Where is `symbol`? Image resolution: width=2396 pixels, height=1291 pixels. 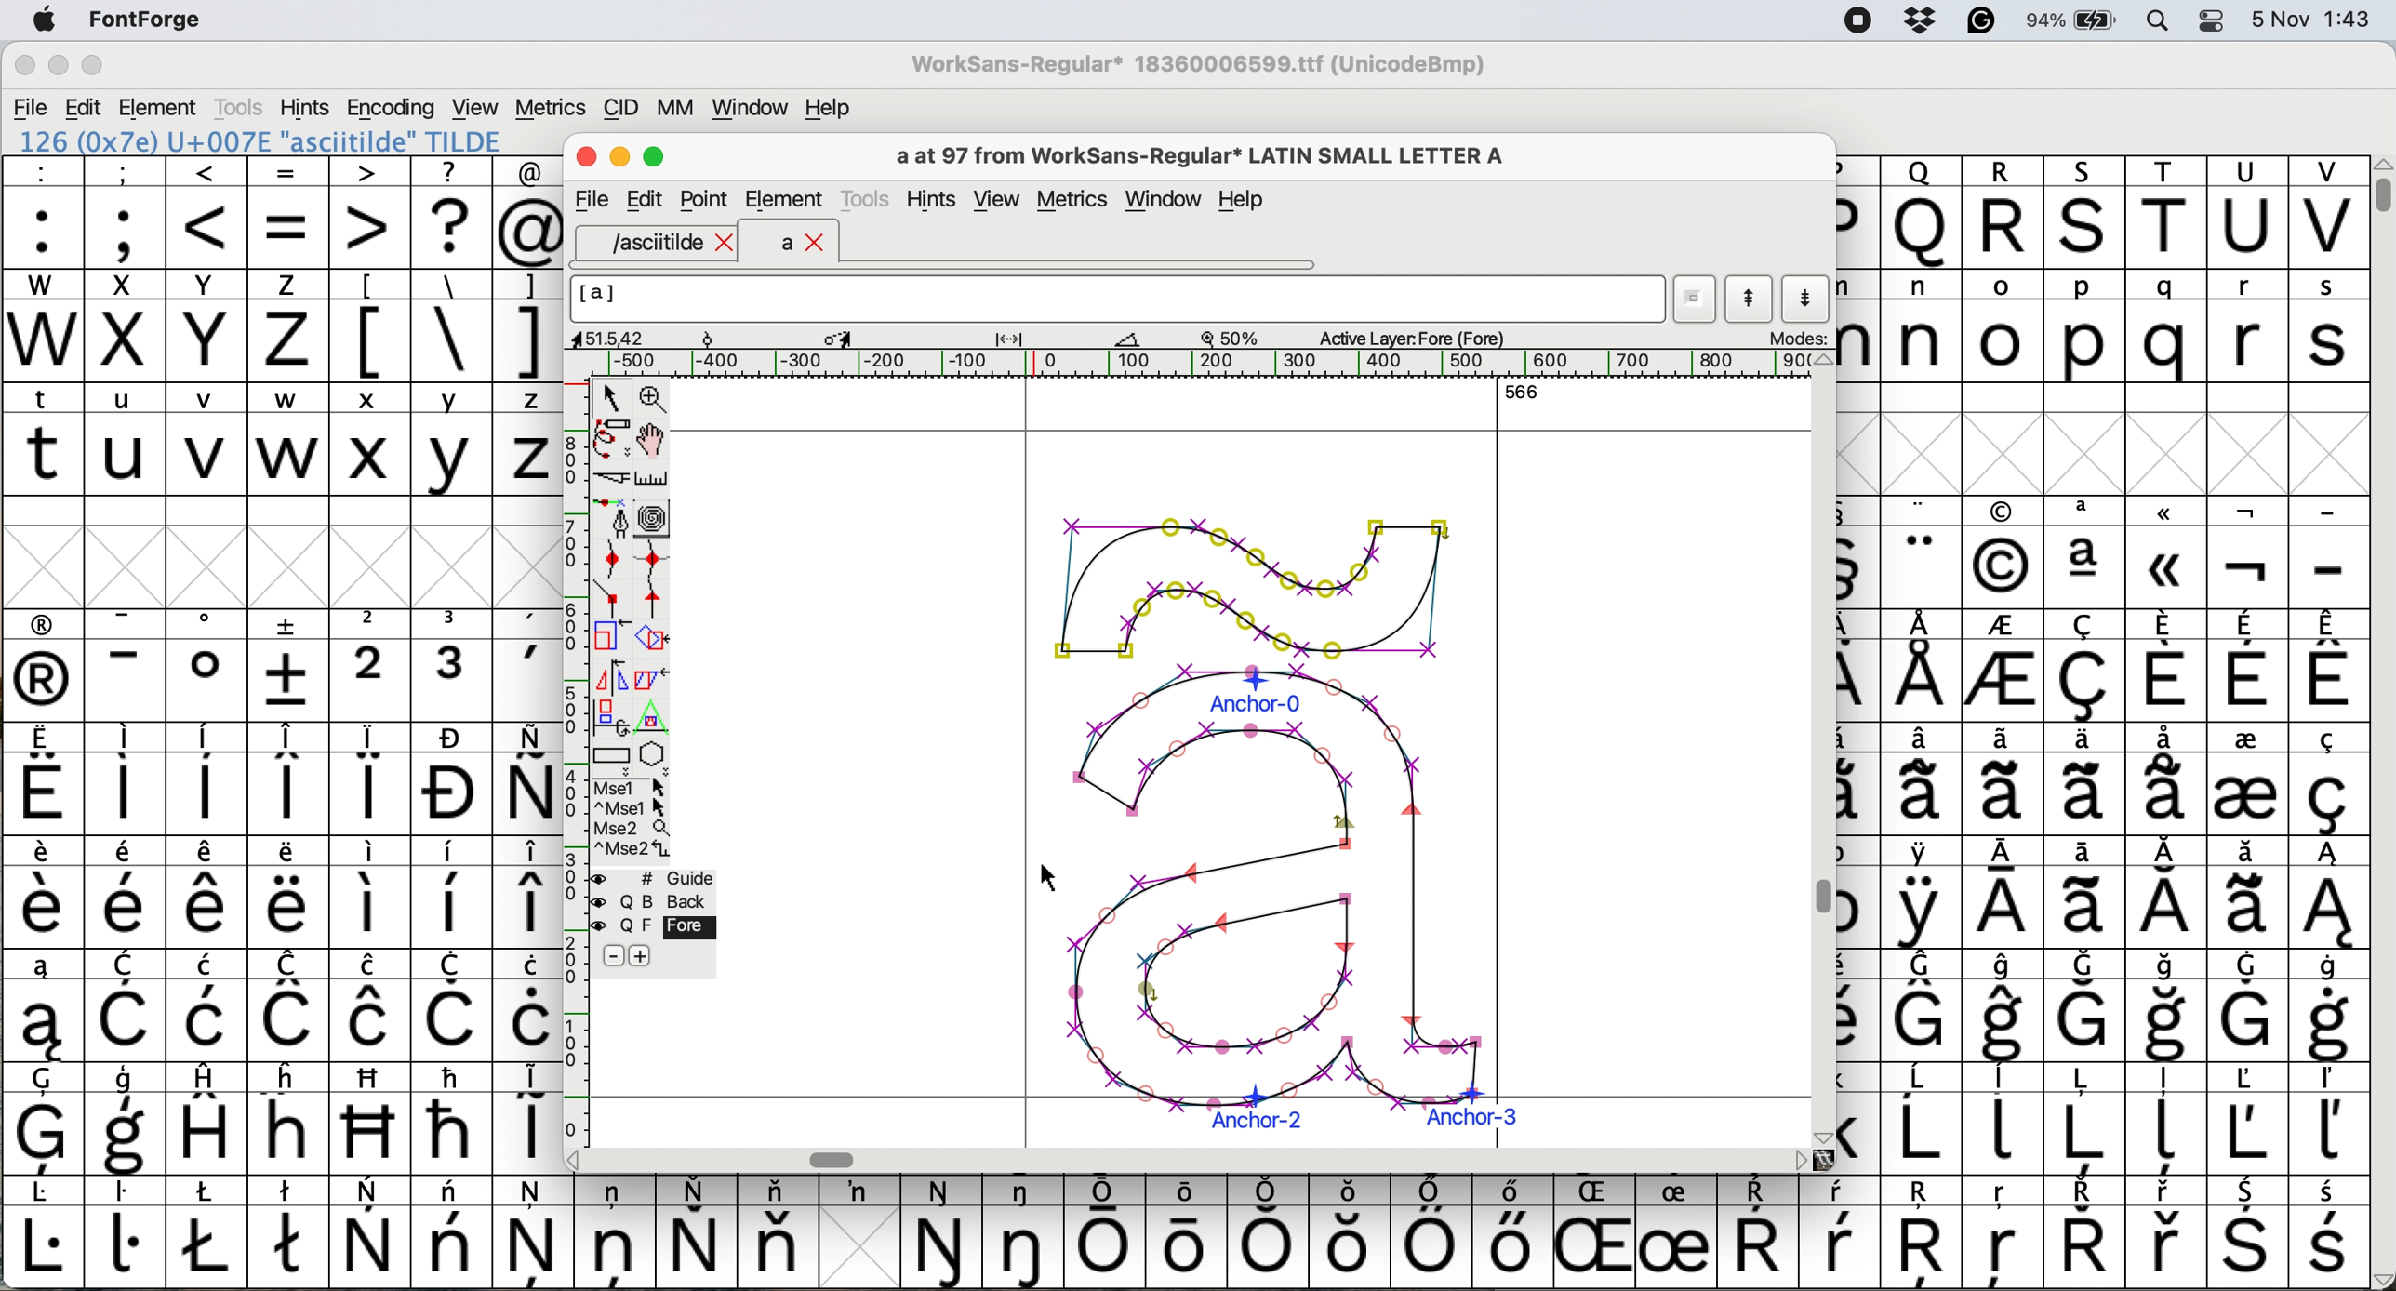 symbol is located at coordinates (2331, 665).